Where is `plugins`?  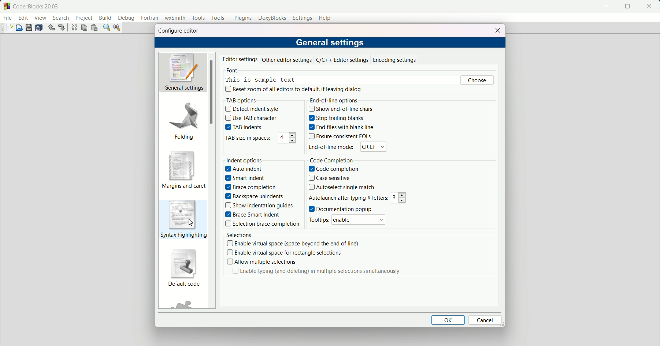
plugins is located at coordinates (241, 18).